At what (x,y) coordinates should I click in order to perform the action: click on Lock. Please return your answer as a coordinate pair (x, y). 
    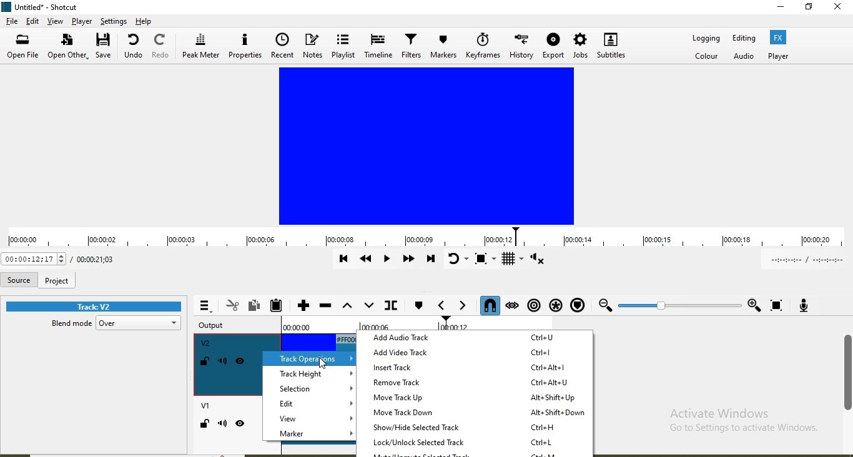
    Looking at the image, I should click on (204, 425).